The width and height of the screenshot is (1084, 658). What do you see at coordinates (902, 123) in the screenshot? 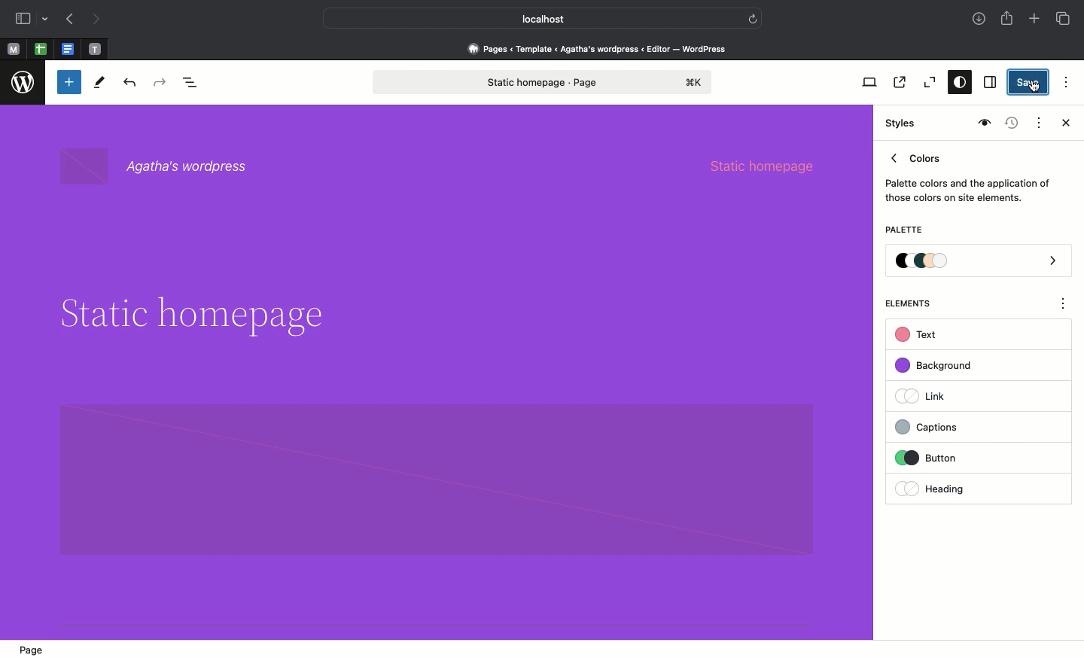
I see `Styles` at bounding box center [902, 123].